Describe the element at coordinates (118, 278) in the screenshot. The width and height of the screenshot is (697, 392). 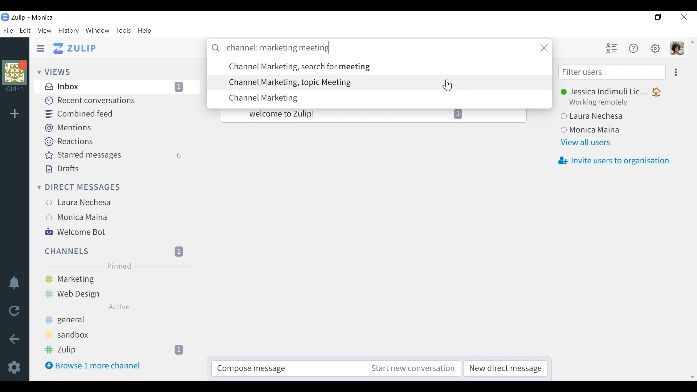
I see `Marketing` at that location.